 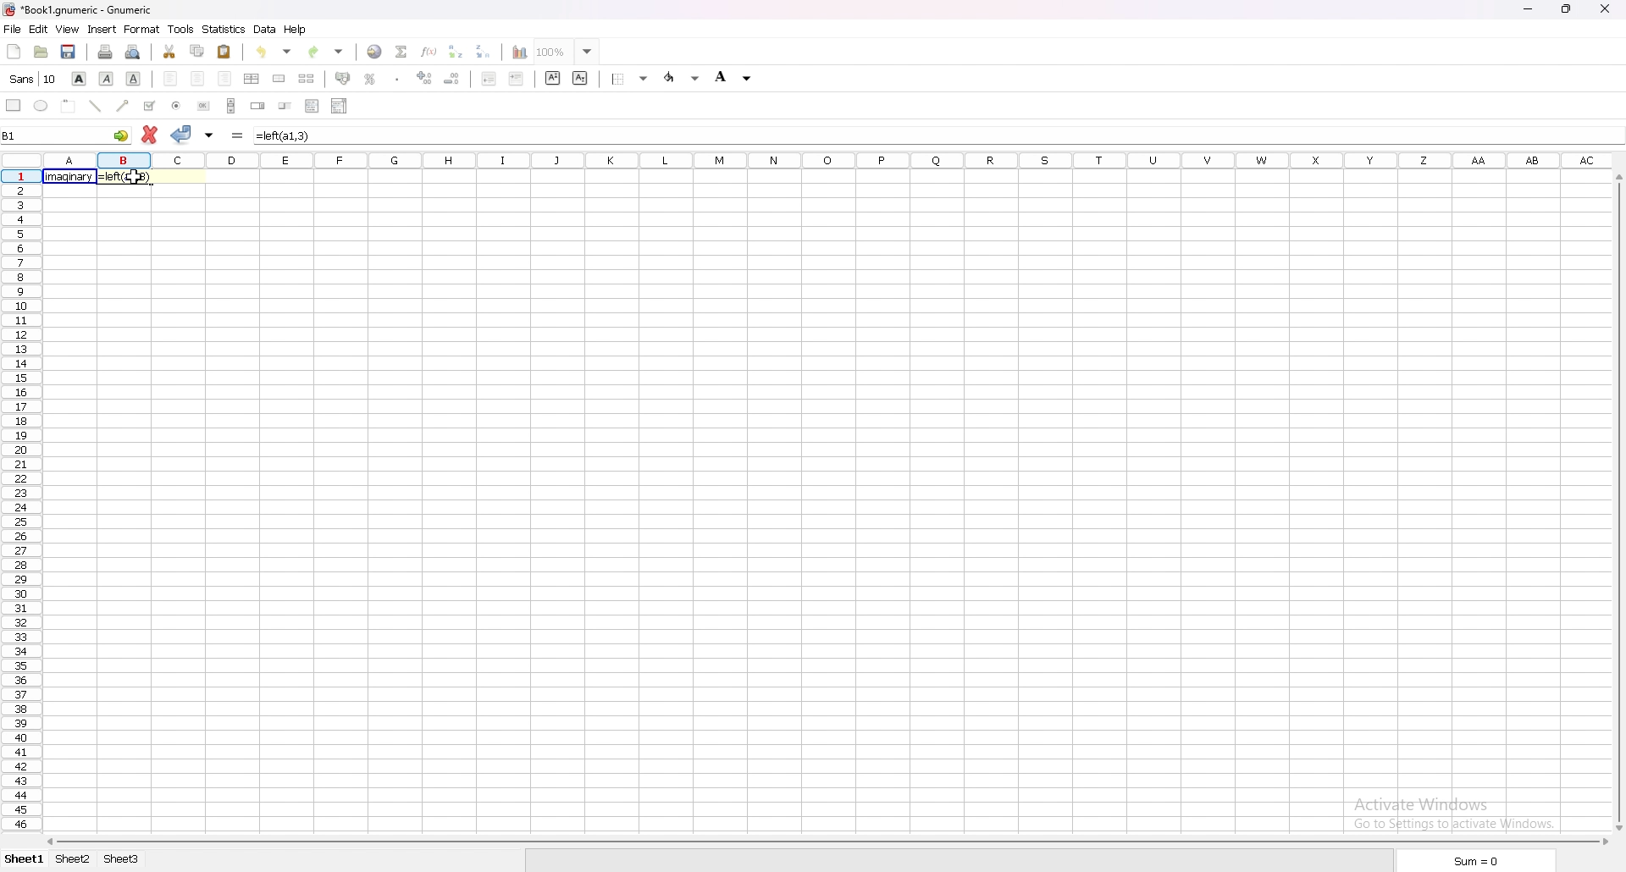 I want to click on left align, so click(x=171, y=80).